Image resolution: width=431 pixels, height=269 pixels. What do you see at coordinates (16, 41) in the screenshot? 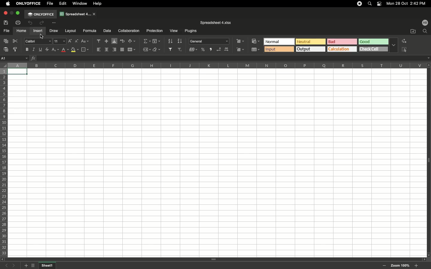
I see `Cut` at bounding box center [16, 41].